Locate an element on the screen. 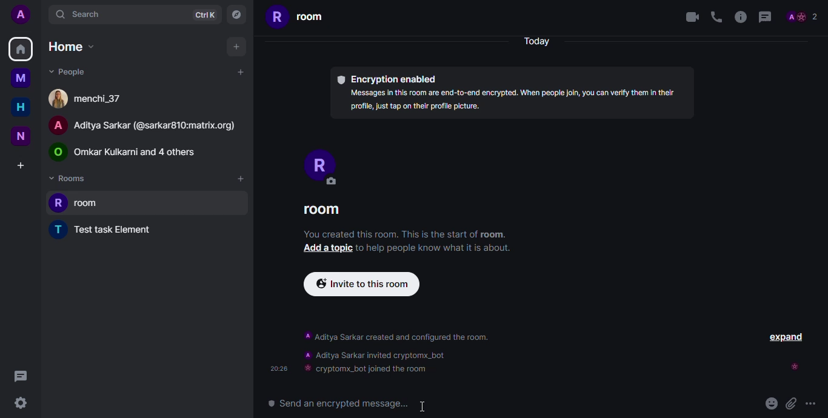 This screenshot has width=828, height=418. voice call is located at coordinates (717, 17).